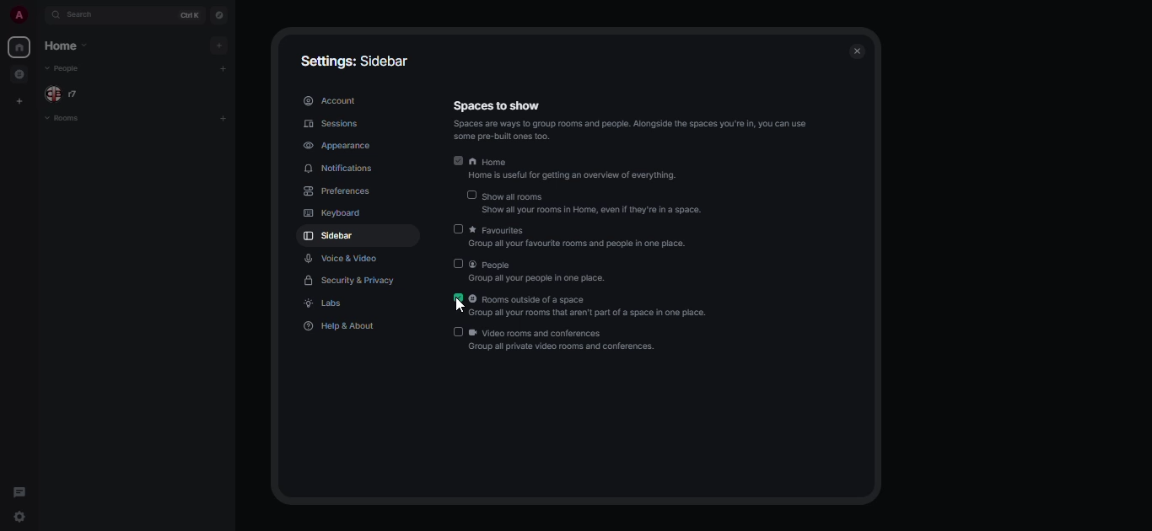  What do you see at coordinates (459, 160) in the screenshot?
I see `enabled` at bounding box center [459, 160].